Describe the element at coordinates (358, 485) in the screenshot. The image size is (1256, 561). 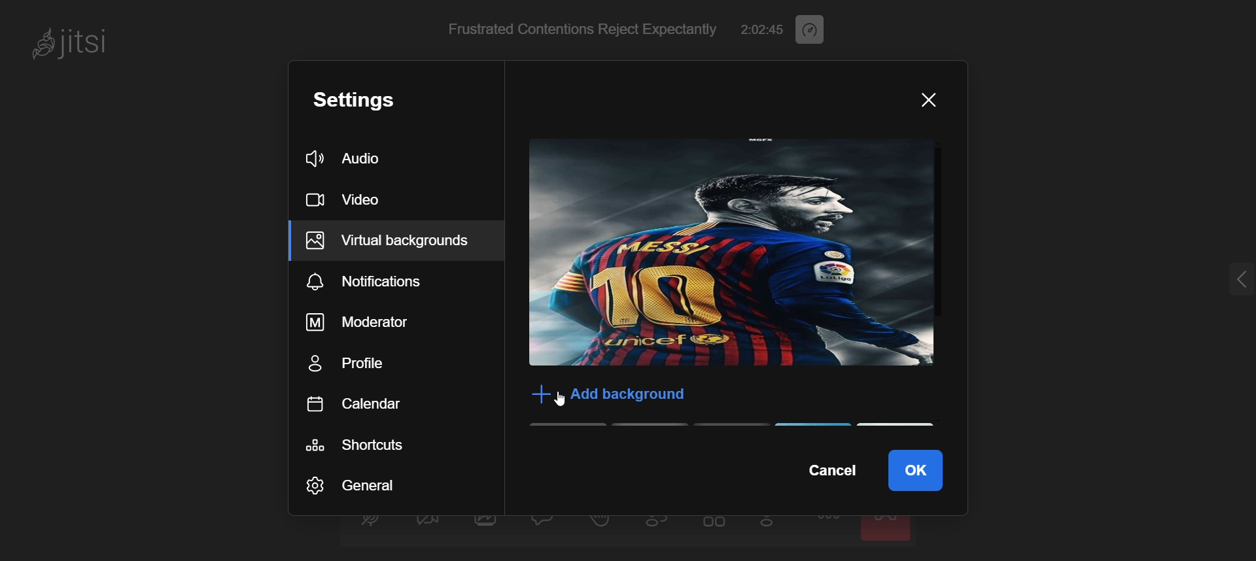
I see `General ` at that location.